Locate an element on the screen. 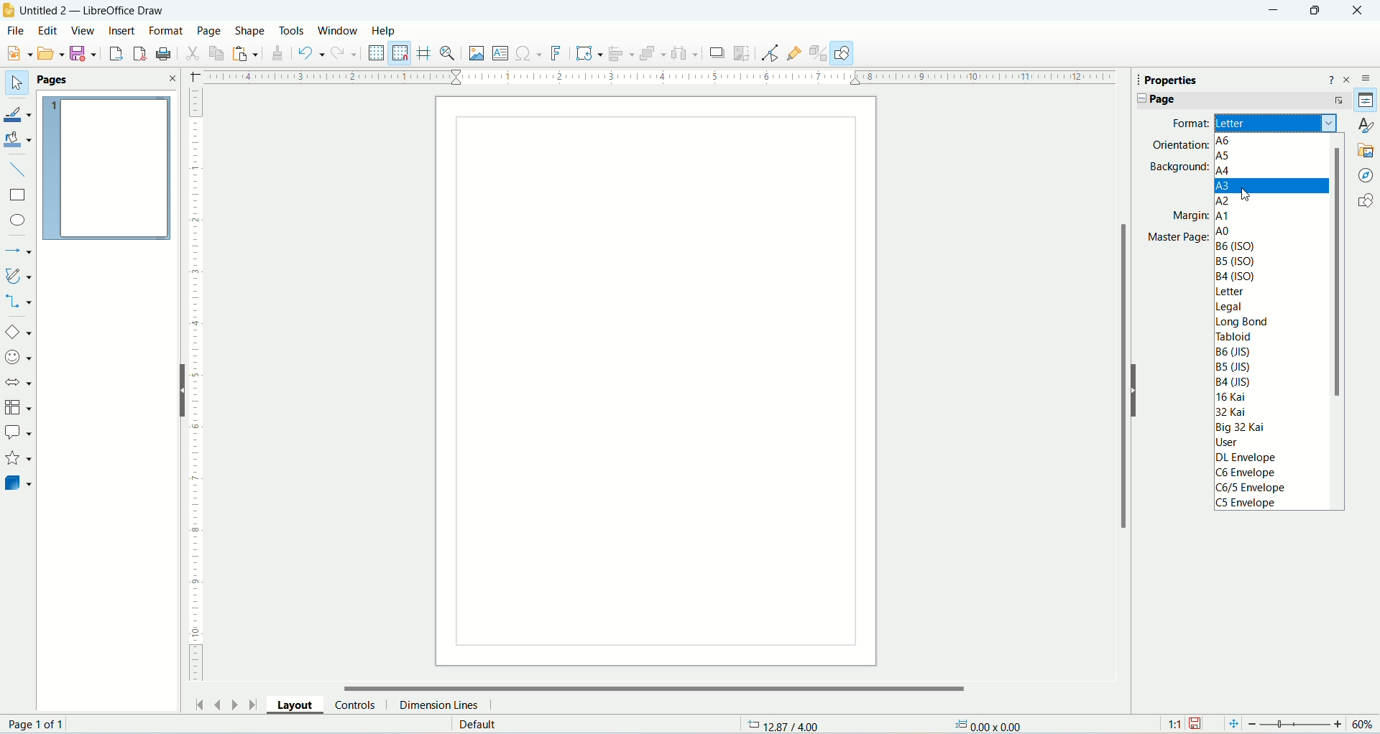  B4 is located at coordinates (1235, 381).